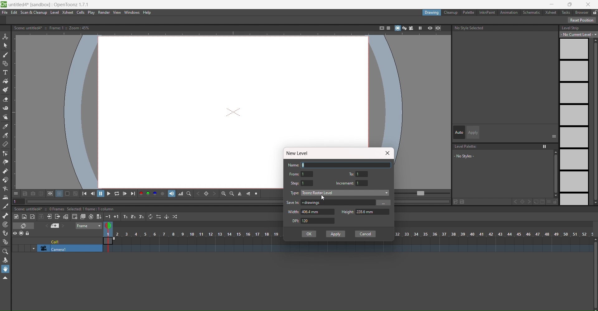  I want to click on view, so click(117, 12).